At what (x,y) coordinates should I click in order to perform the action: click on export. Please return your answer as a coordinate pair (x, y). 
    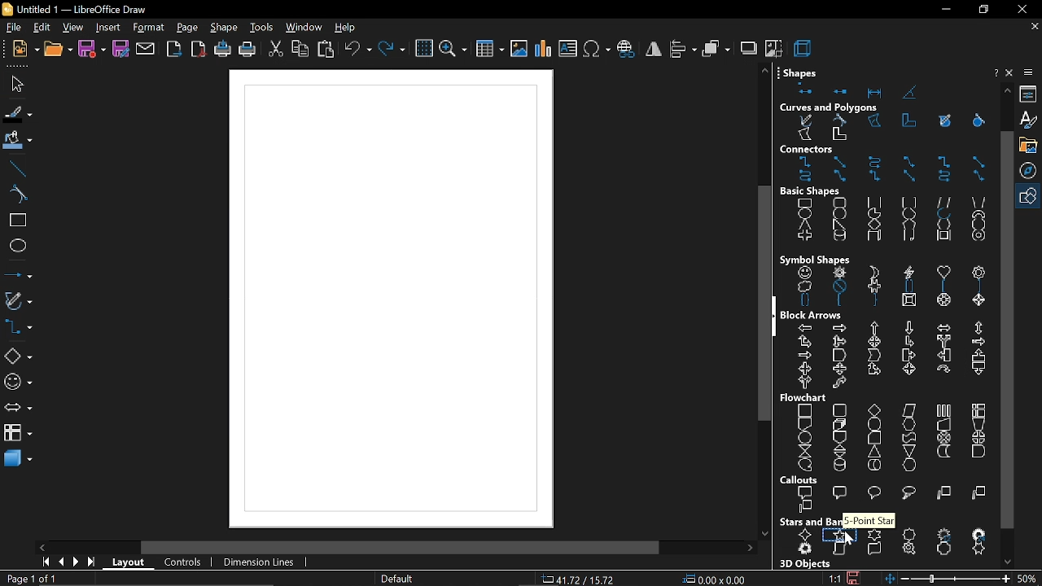
    Looking at the image, I should click on (173, 50).